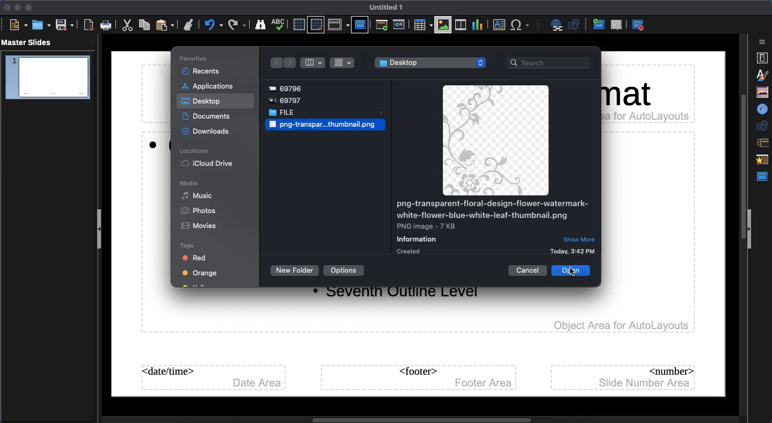  Describe the element at coordinates (558, 26) in the screenshot. I see `Hyperlink` at that location.